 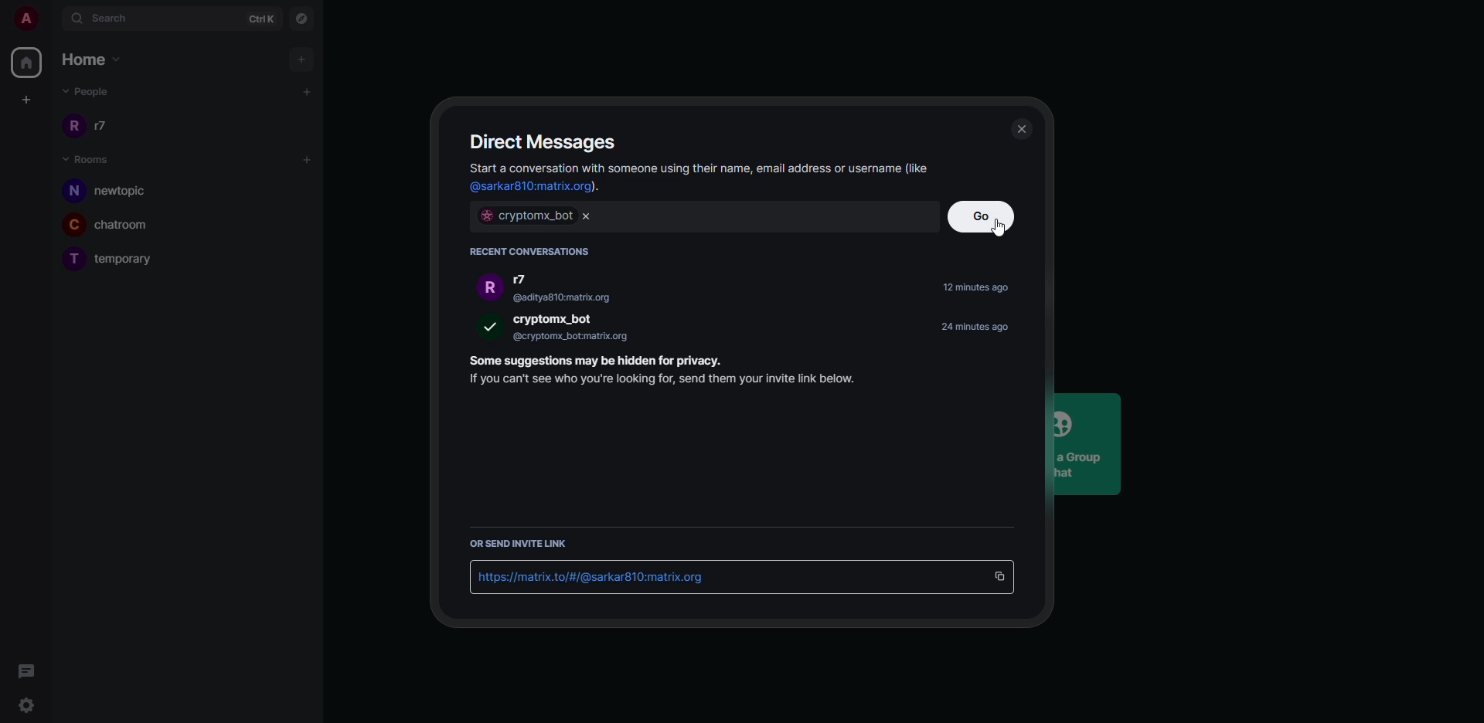 I want to click on r7, so click(x=107, y=125).